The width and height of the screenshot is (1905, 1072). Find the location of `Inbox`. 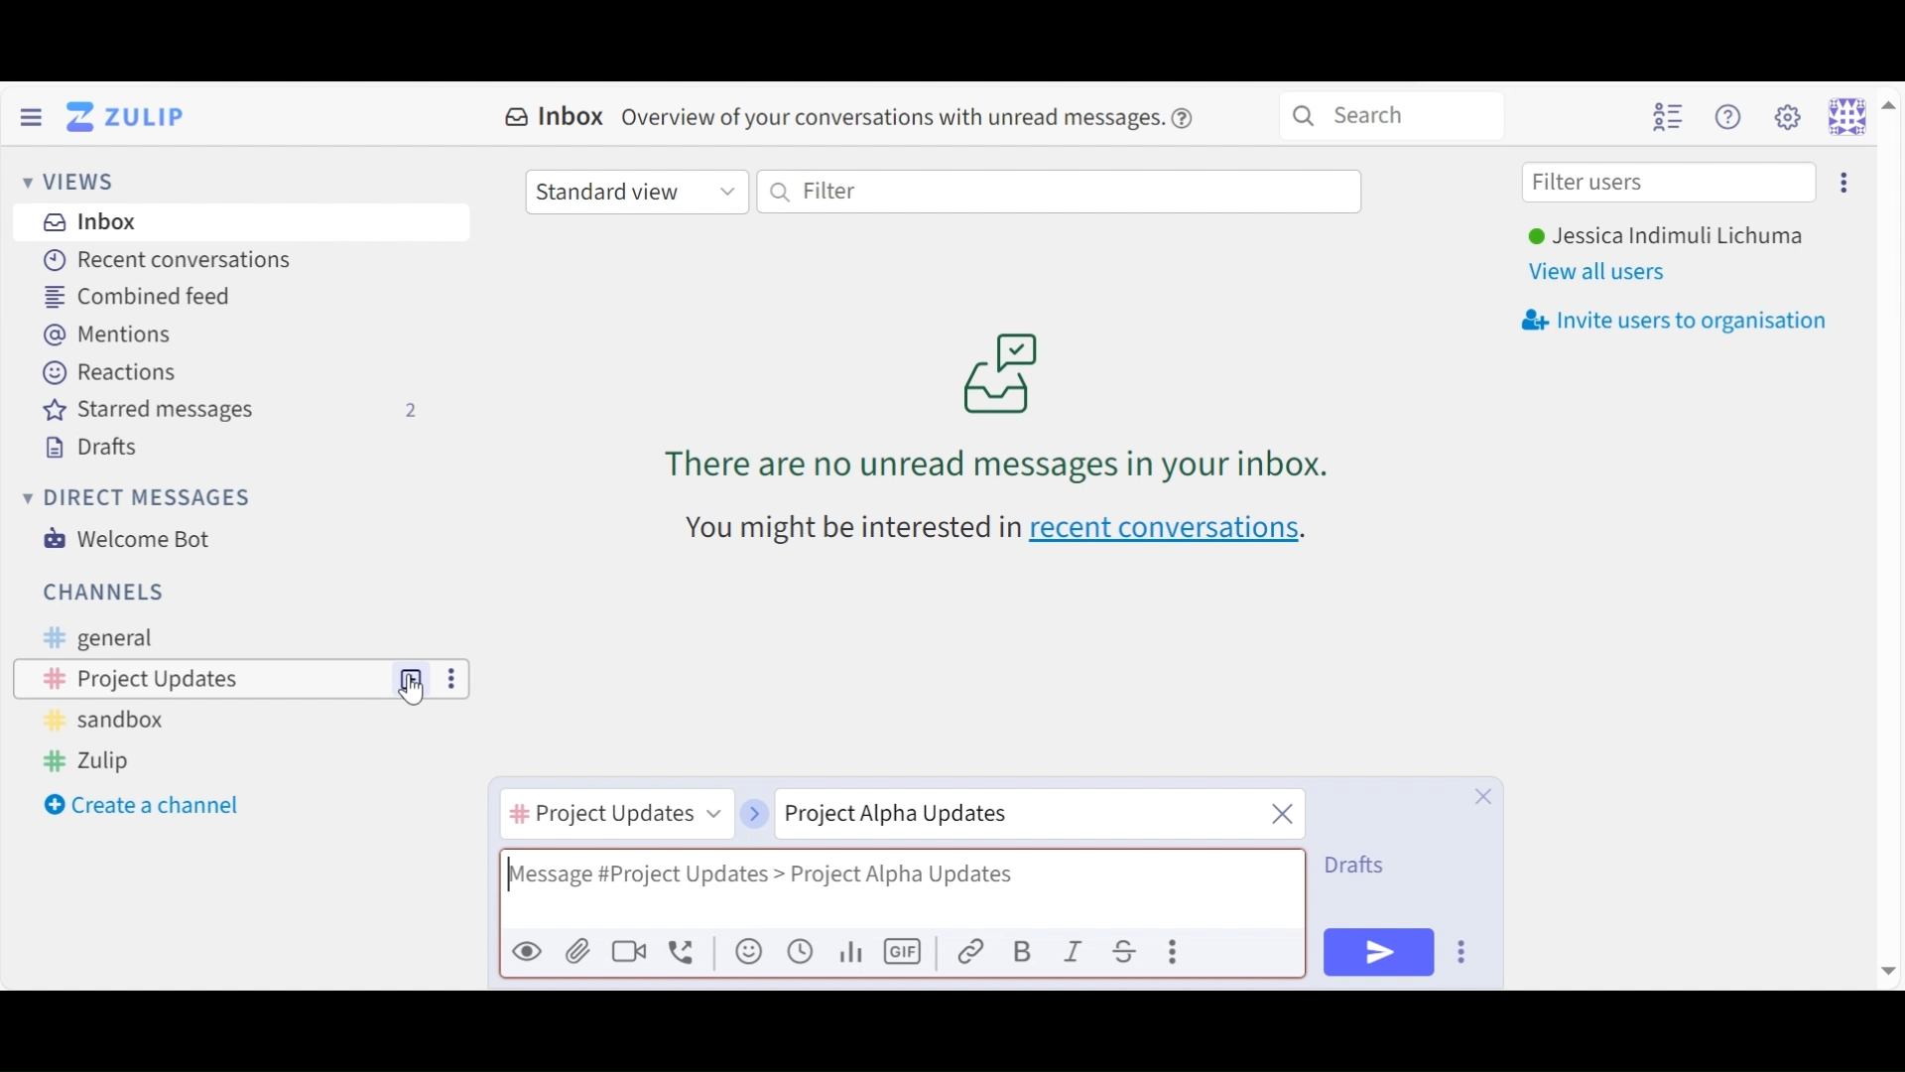

Inbox is located at coordinates (556, 117).